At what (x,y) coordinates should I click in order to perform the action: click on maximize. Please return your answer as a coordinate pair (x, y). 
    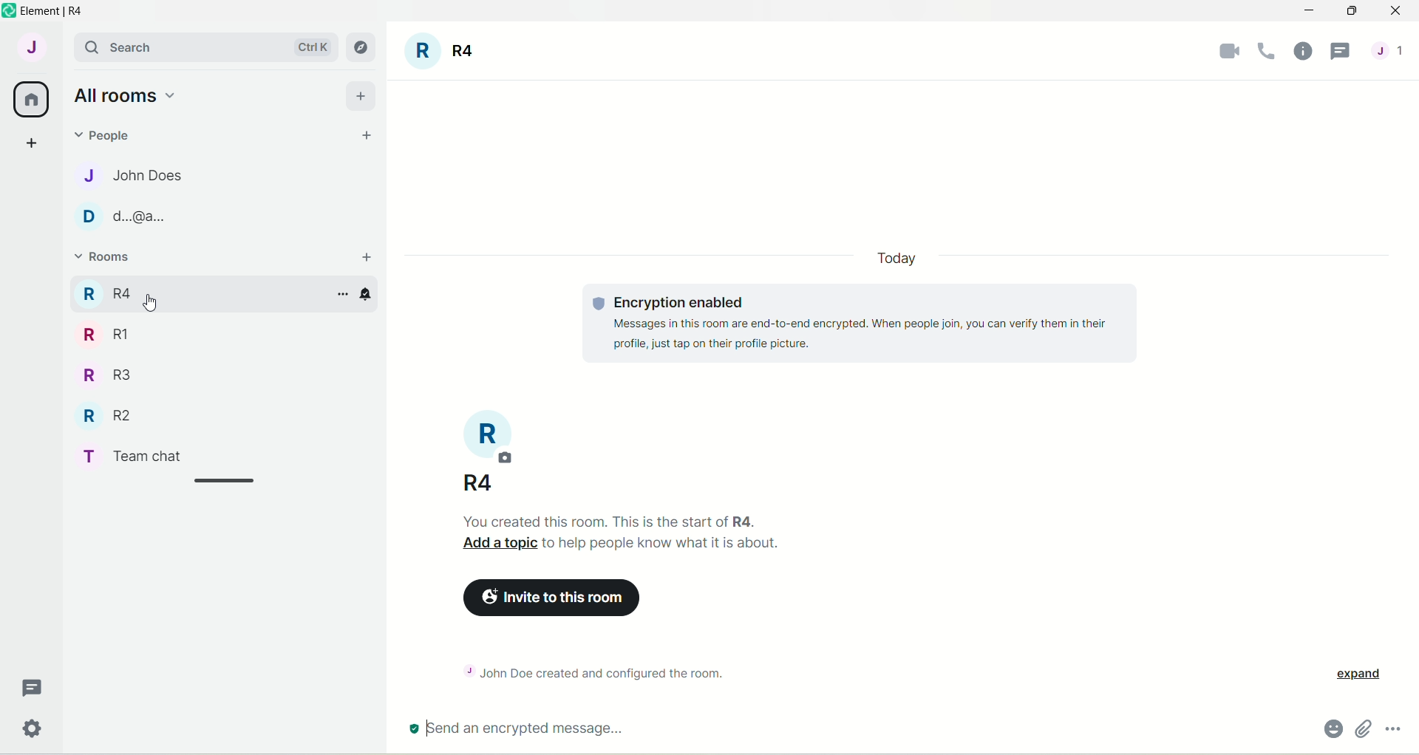
    Looking at the image, I should click on (1351, 12).